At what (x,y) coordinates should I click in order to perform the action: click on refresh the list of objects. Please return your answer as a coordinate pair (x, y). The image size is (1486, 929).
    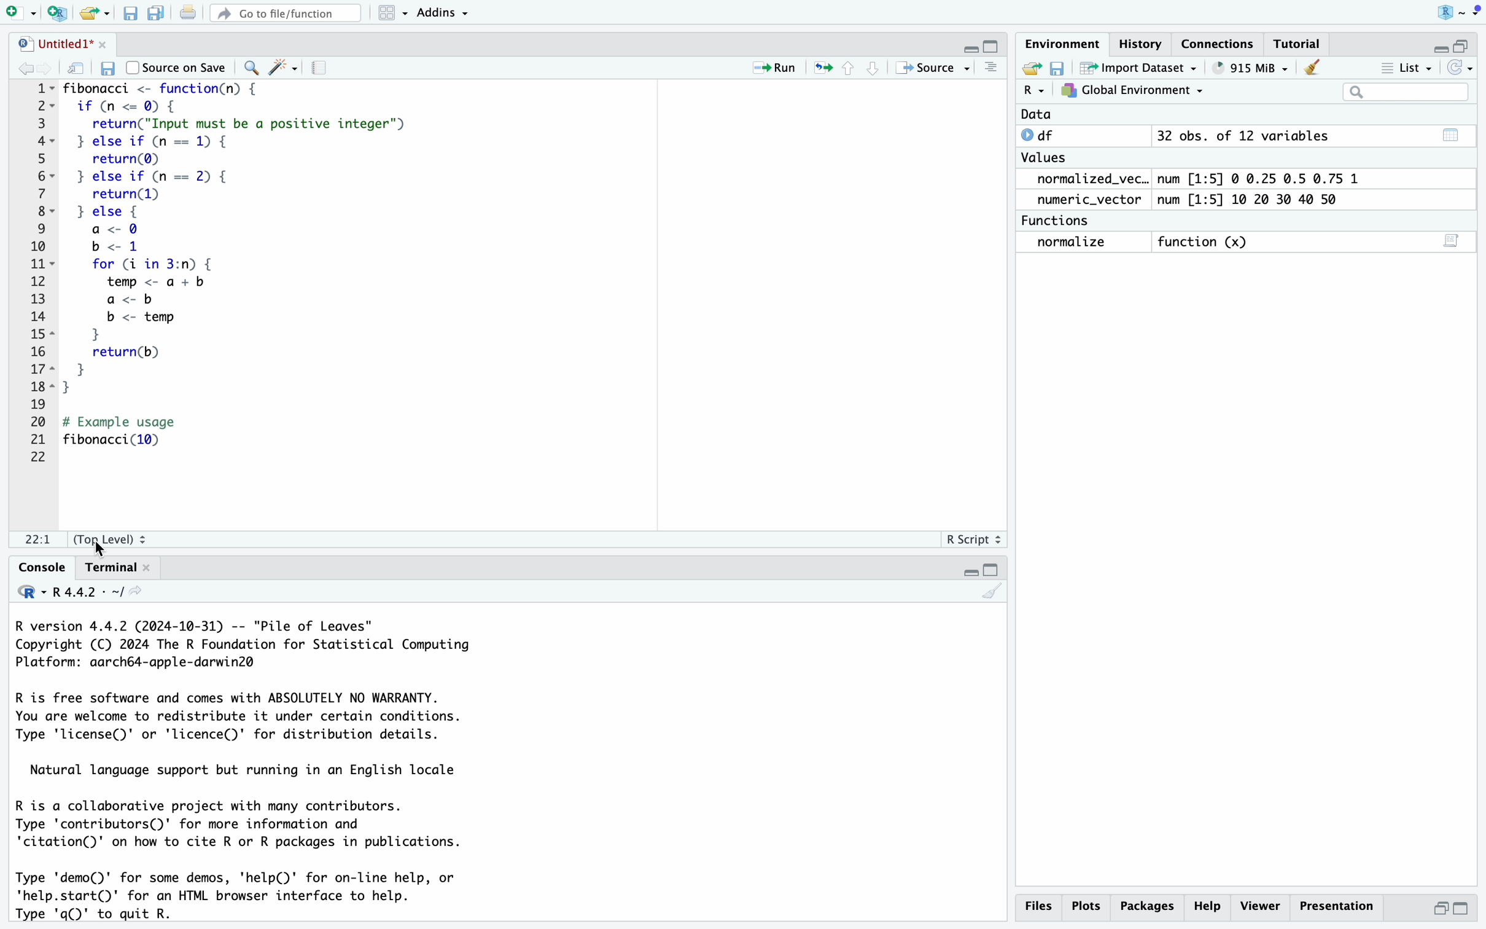
    Looking at the image, I should click on (1465, 68).